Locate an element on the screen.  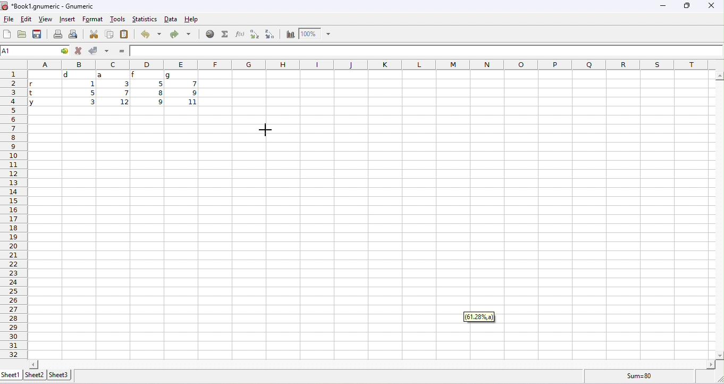
horizontal slider is located at coordinates (372, 365).